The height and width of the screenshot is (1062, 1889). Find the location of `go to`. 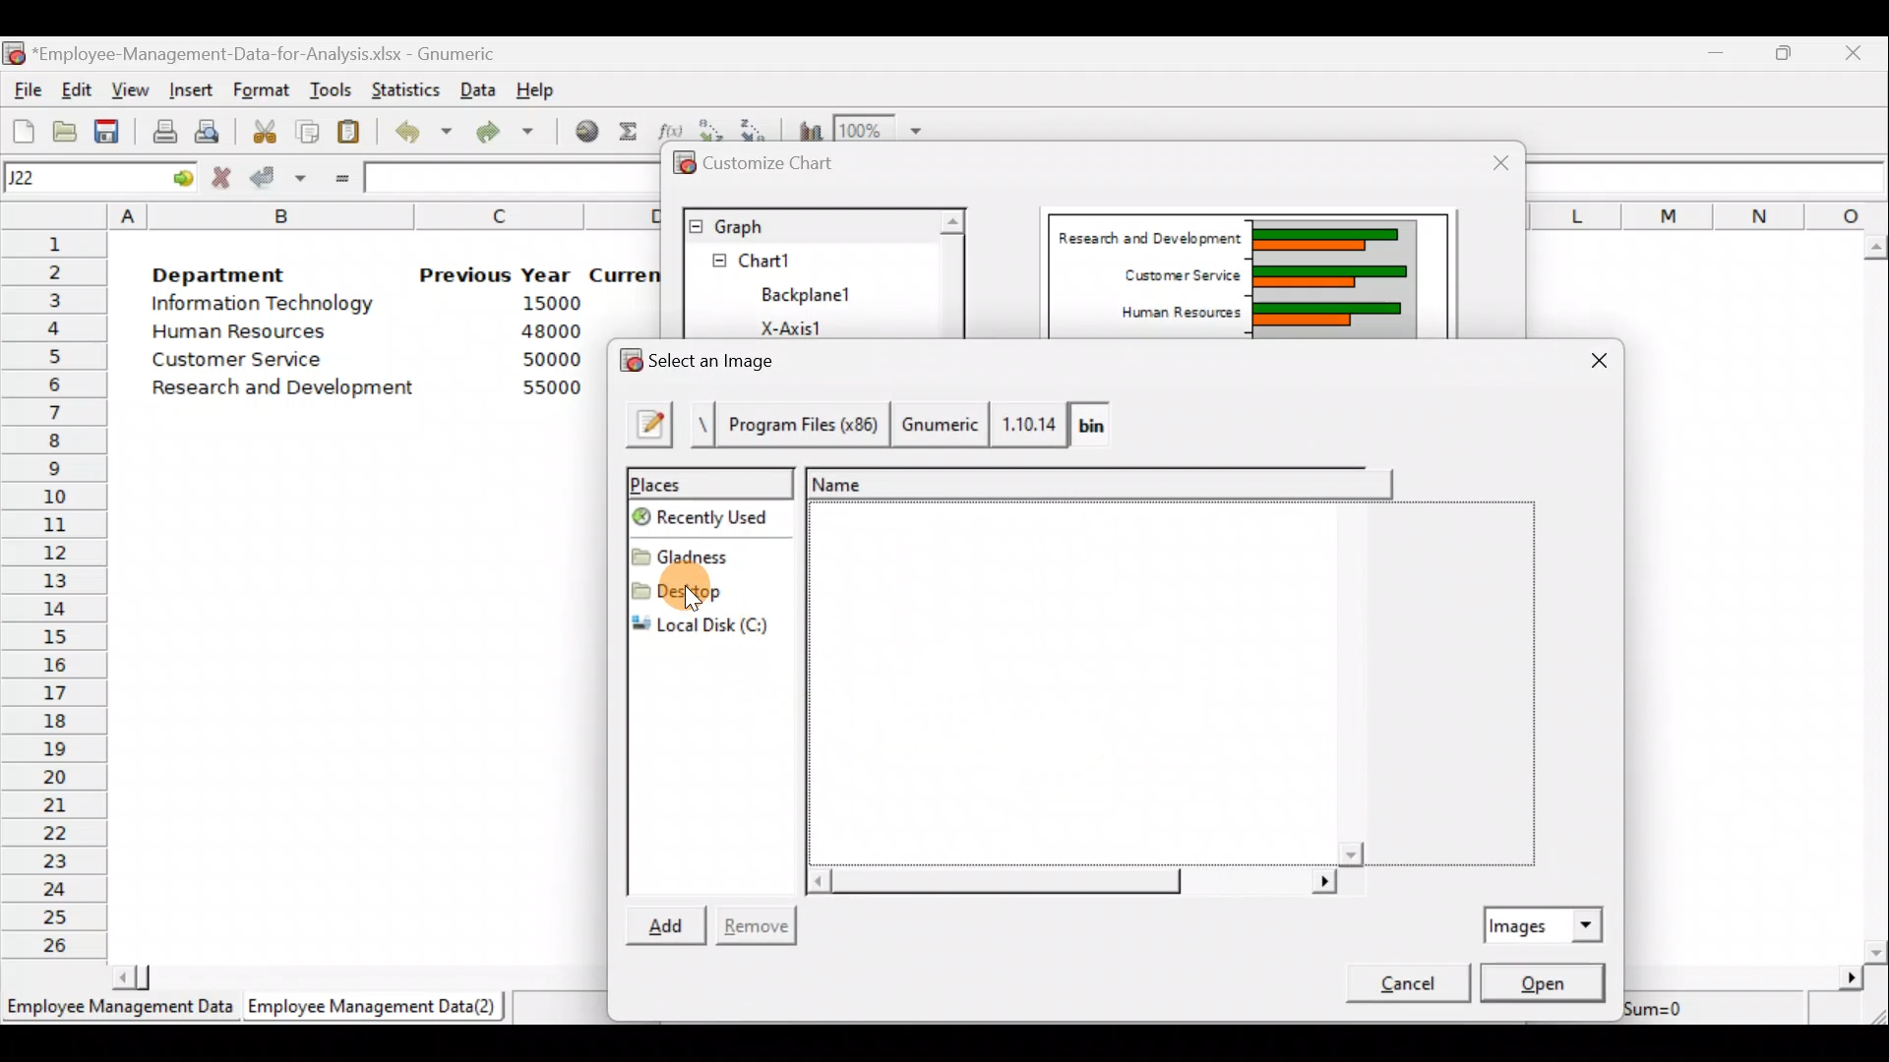

go to is located at coordinates (181, 178).